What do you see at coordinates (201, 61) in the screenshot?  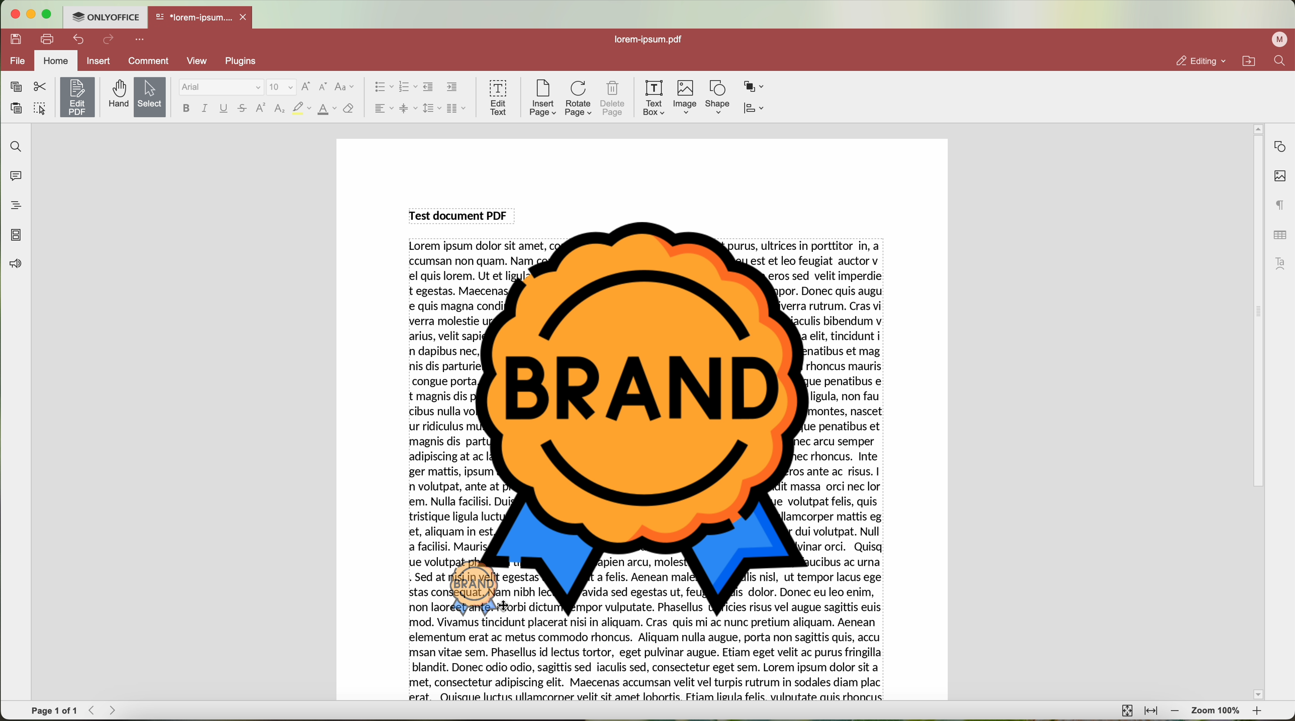 I see `view` at bounding box center [201, 61].